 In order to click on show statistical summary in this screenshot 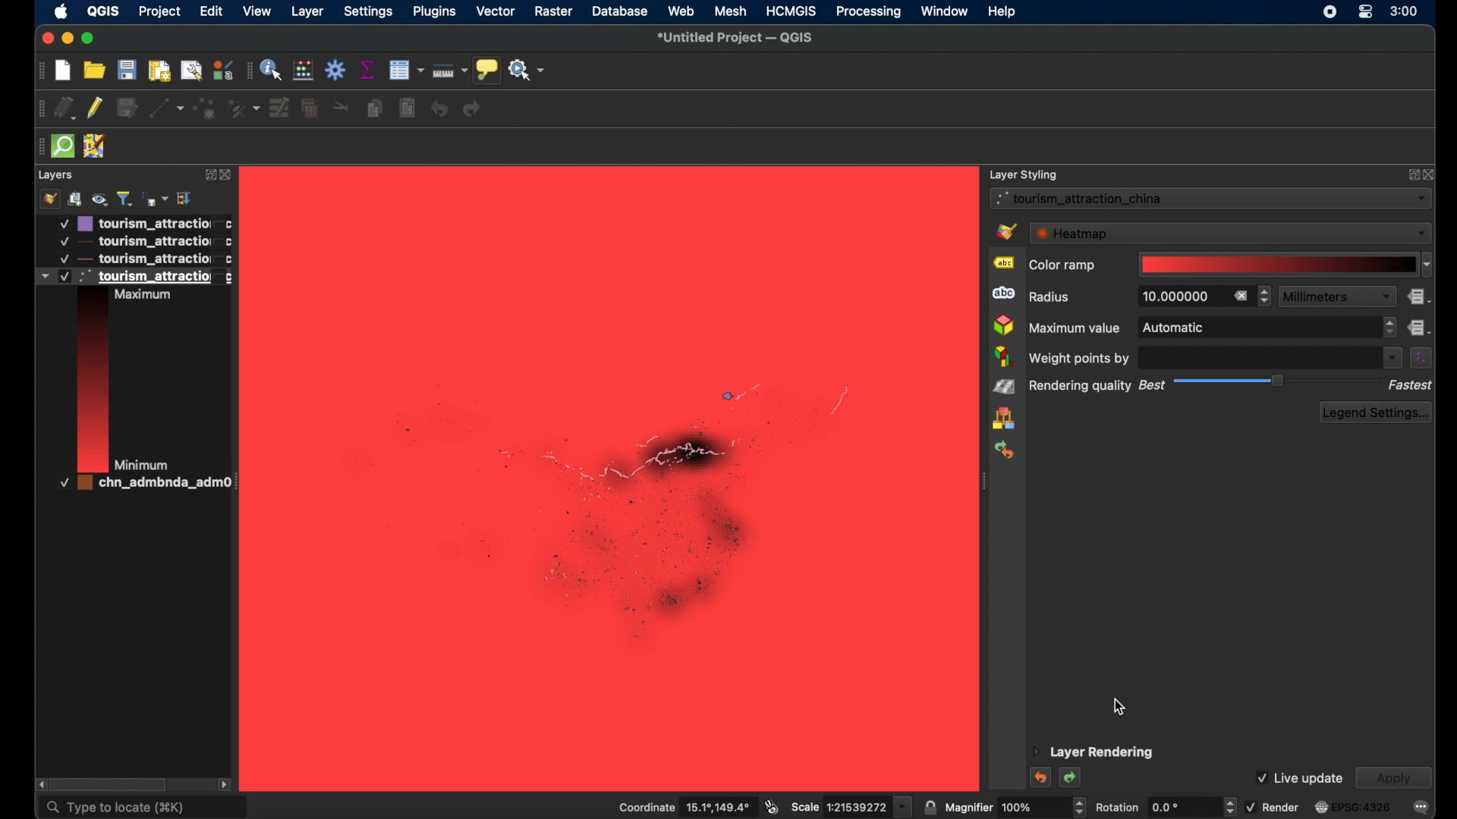, I will do `click(368, 69)`.